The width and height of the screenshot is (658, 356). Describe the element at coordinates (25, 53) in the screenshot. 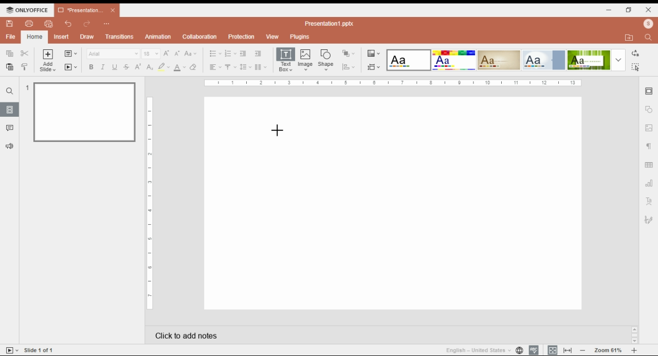

I see `cut` at that location.